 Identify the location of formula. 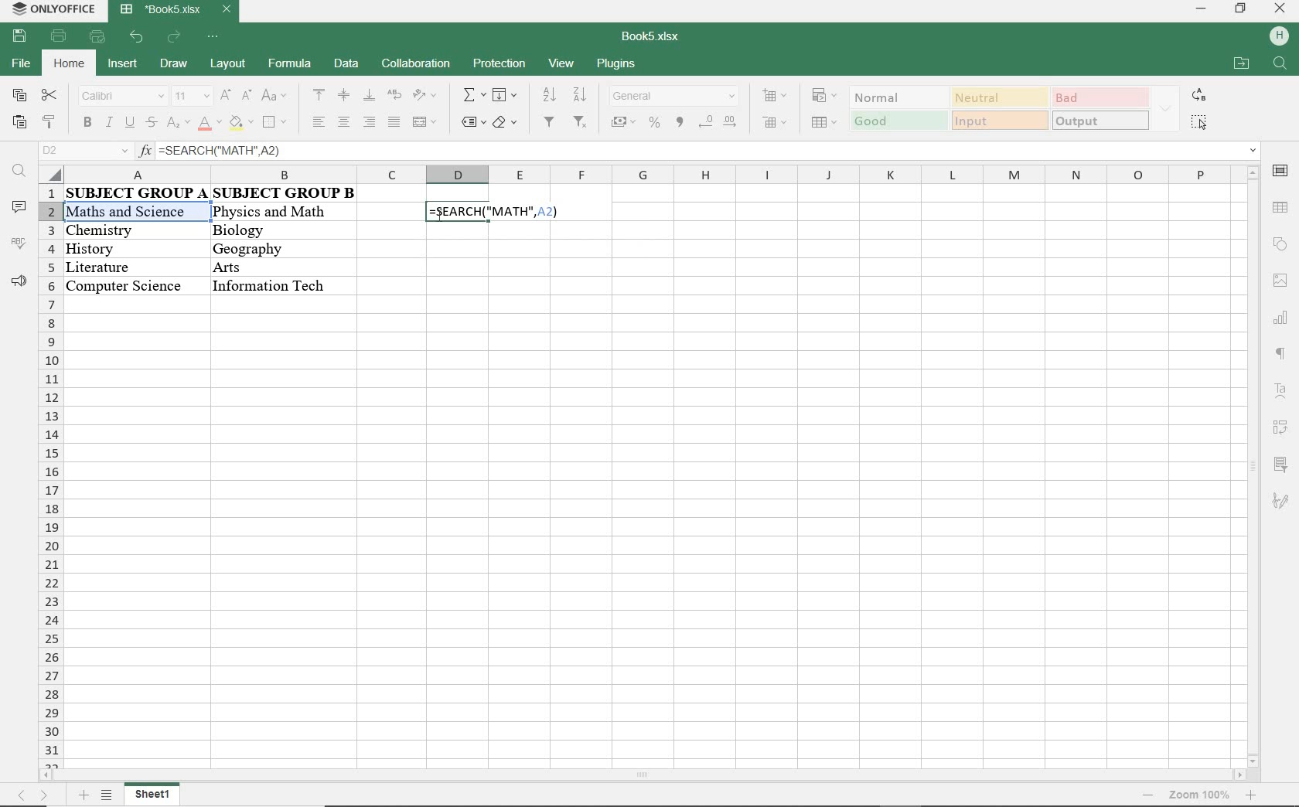
(288, 63).